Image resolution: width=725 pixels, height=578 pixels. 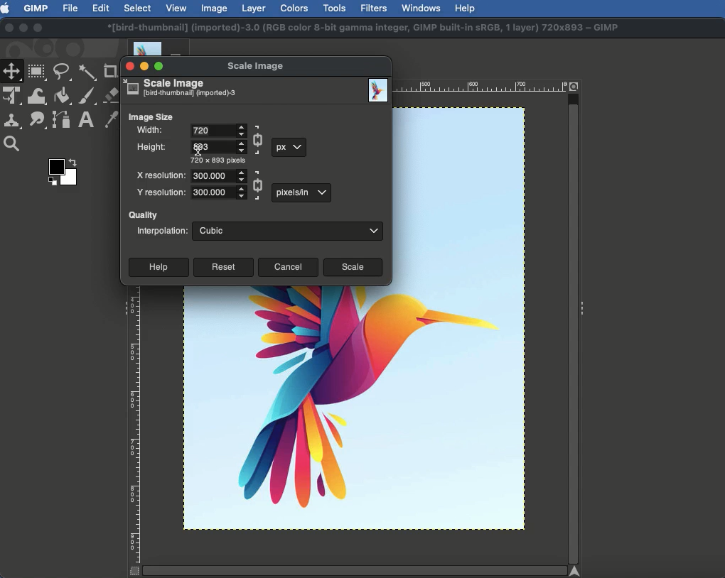 What do you see at coordinates (363, 26) in the screenshot?
I see `*[bird-thumbnail] (imported)-3.0 (RGB color 8-bit gamma integer. GIMP built-in SRGB. 1 layer) 720x893 ~ GIMP` at bounding box center [363, 26].